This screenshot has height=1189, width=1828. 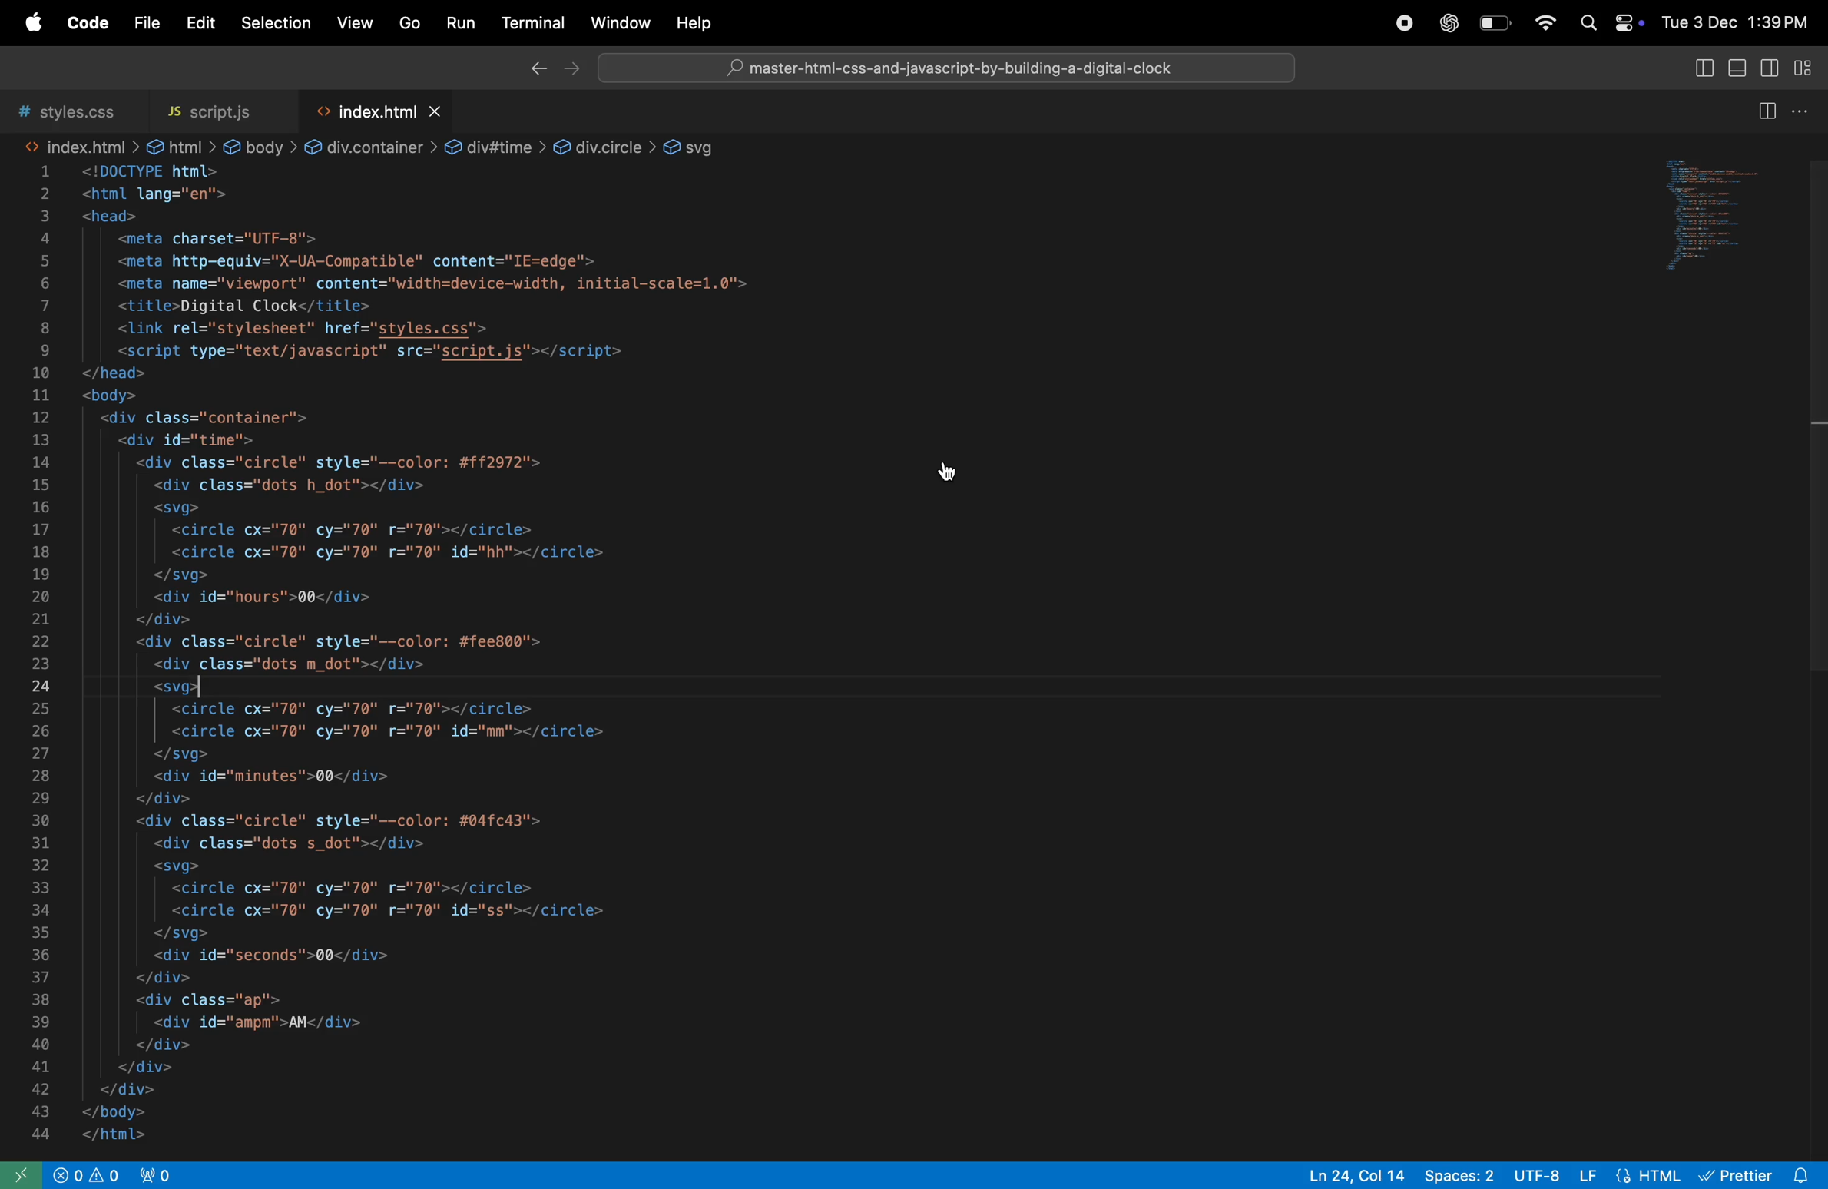 What do you see at coordinates (698, 24) in the screenshot?
I see `help` at bounding box center [698, 24].